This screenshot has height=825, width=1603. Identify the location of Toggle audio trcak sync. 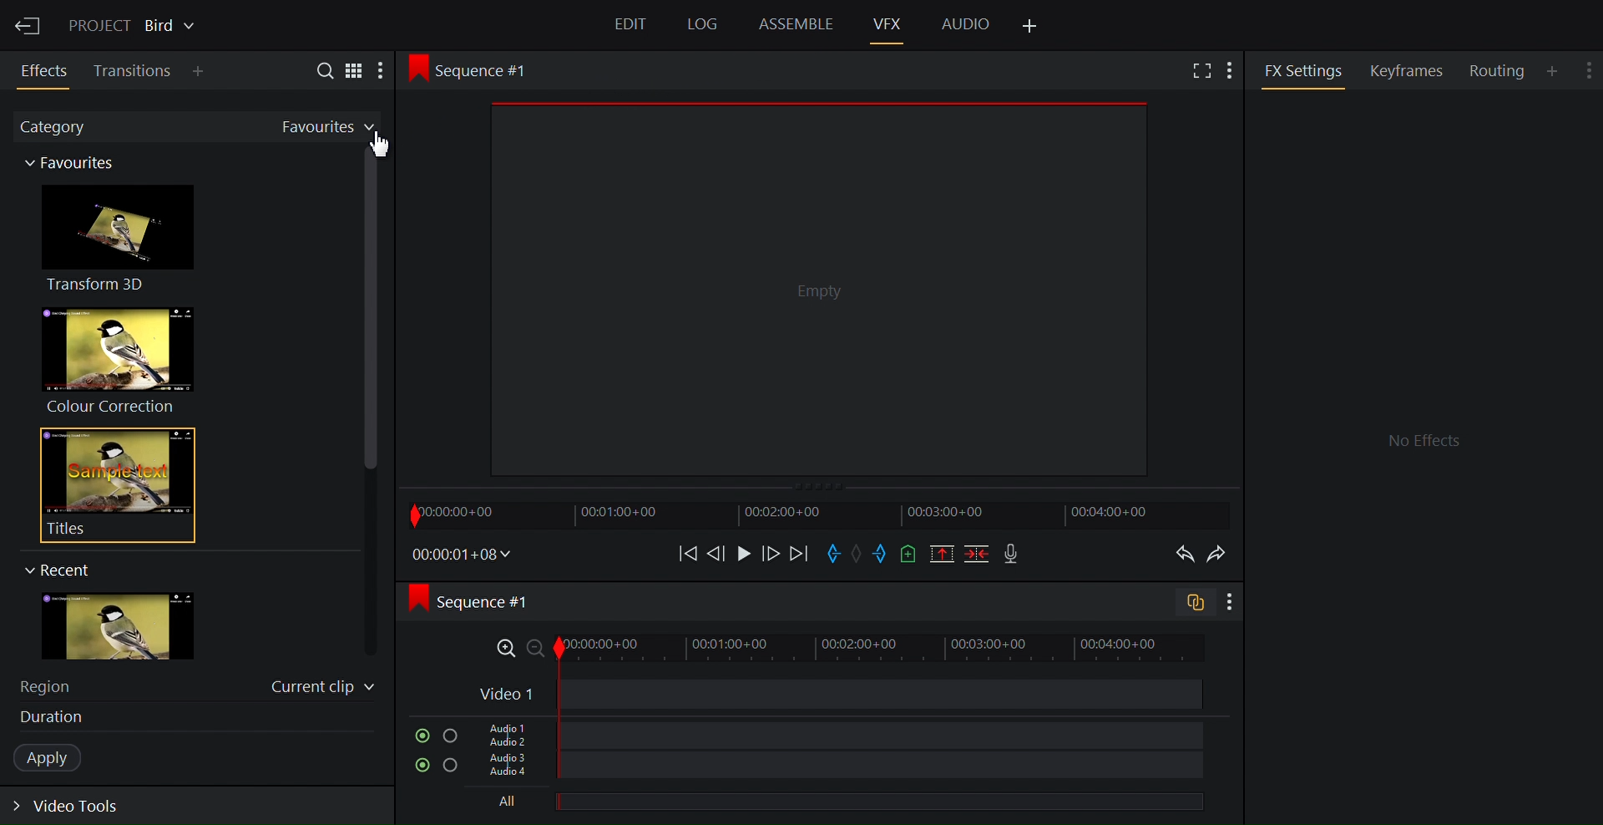
(1190, 605).